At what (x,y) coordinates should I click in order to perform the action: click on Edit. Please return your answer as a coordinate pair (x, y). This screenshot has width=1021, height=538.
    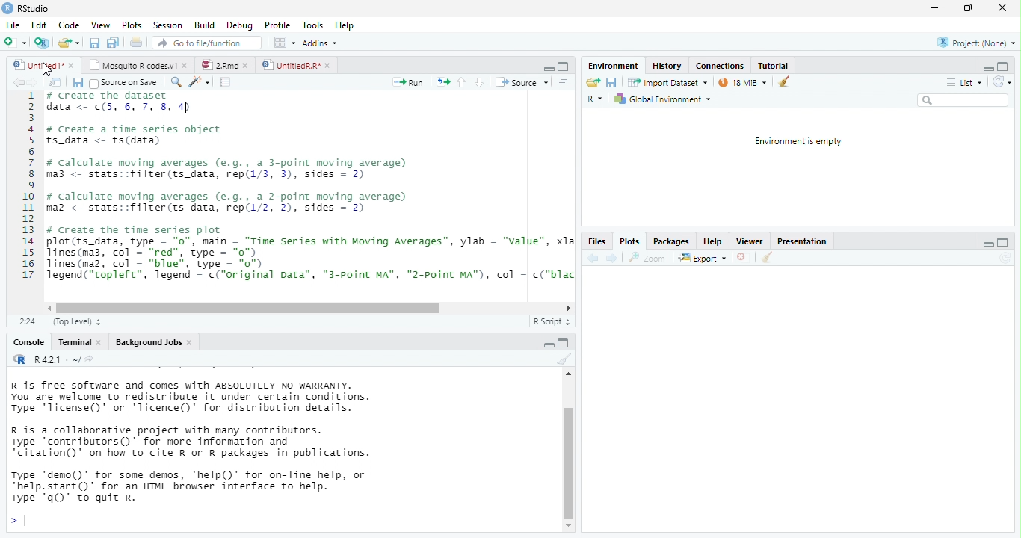
    Looking at the image, I should click on (39, 25).